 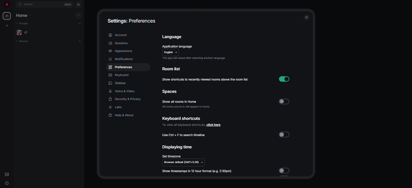 What do you see at coordinates (126, 99) in the screenshot?
I see `security & privacy` at bounding box center [126, 99].